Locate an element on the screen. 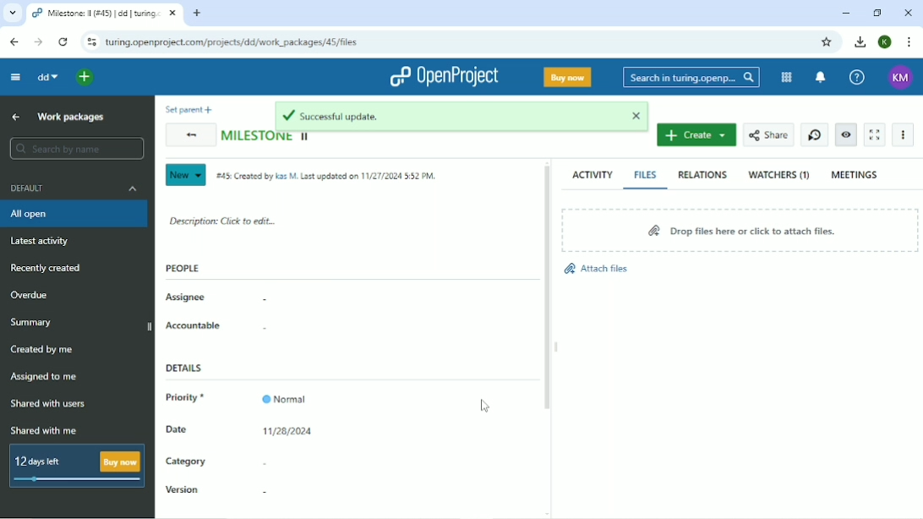  Files is located at coordinates (646, 174).